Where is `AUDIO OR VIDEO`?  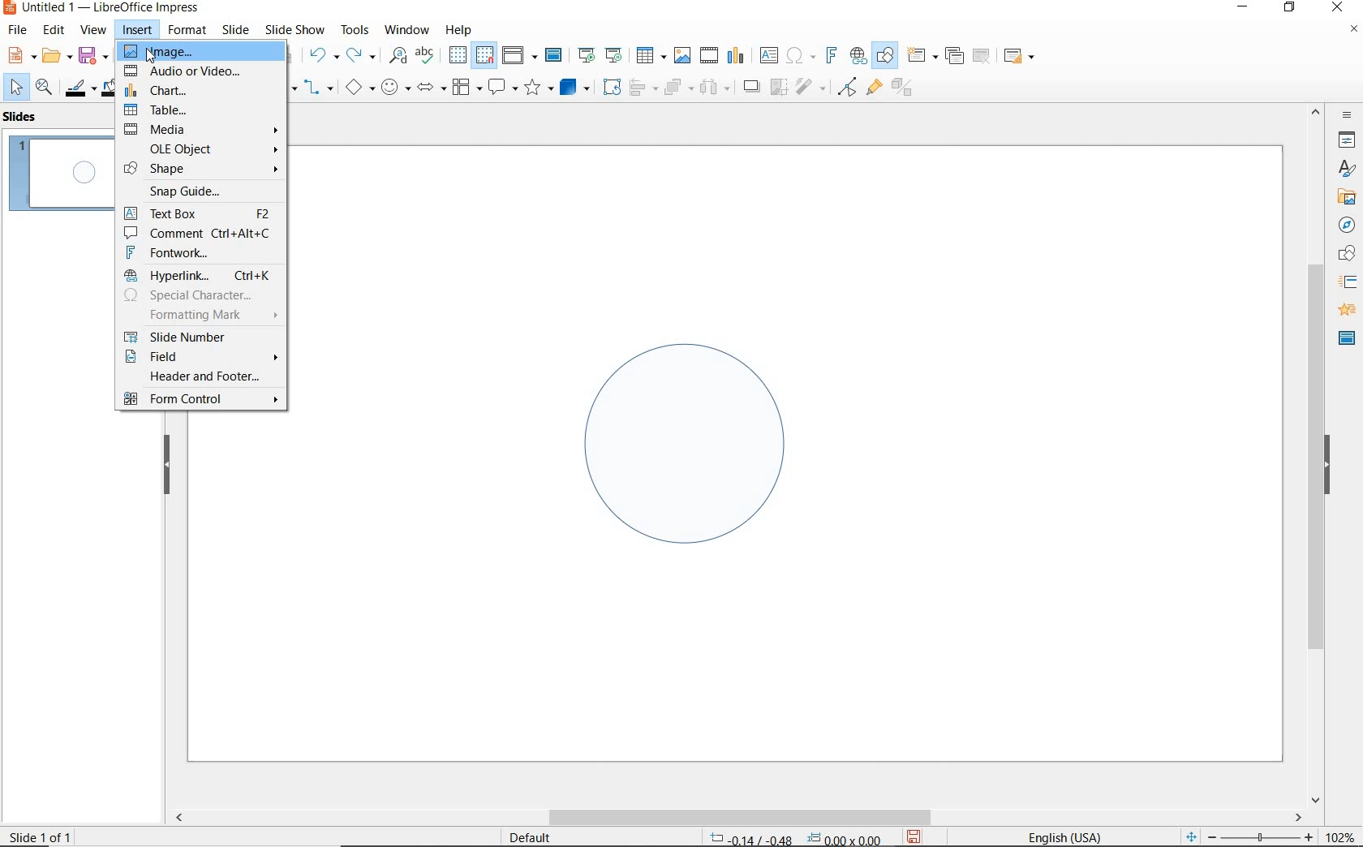 AUDIO OR VIDEO is located at coordinates (202, 72).